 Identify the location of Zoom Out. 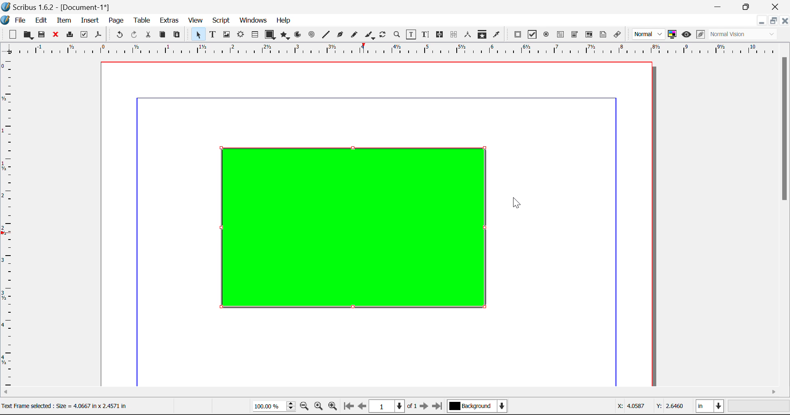
(305, 407).